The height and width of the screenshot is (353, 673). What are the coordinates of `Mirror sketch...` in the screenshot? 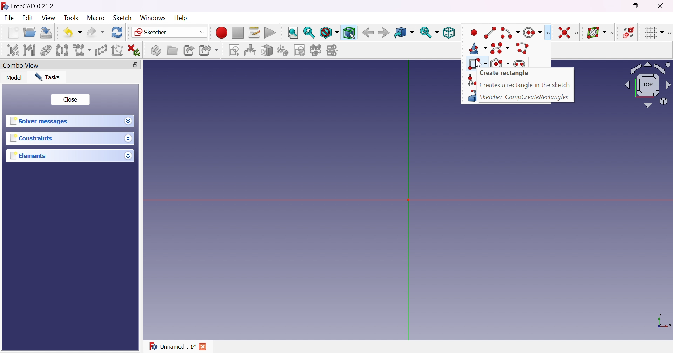 It's located at (333, 50).